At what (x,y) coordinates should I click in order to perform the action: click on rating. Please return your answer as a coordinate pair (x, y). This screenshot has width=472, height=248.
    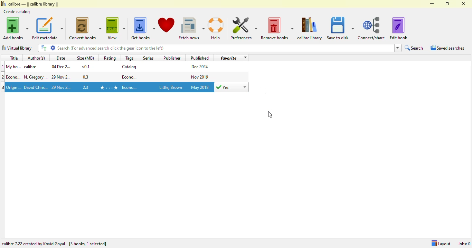
    Looking at the image, I should click on (110, 58).